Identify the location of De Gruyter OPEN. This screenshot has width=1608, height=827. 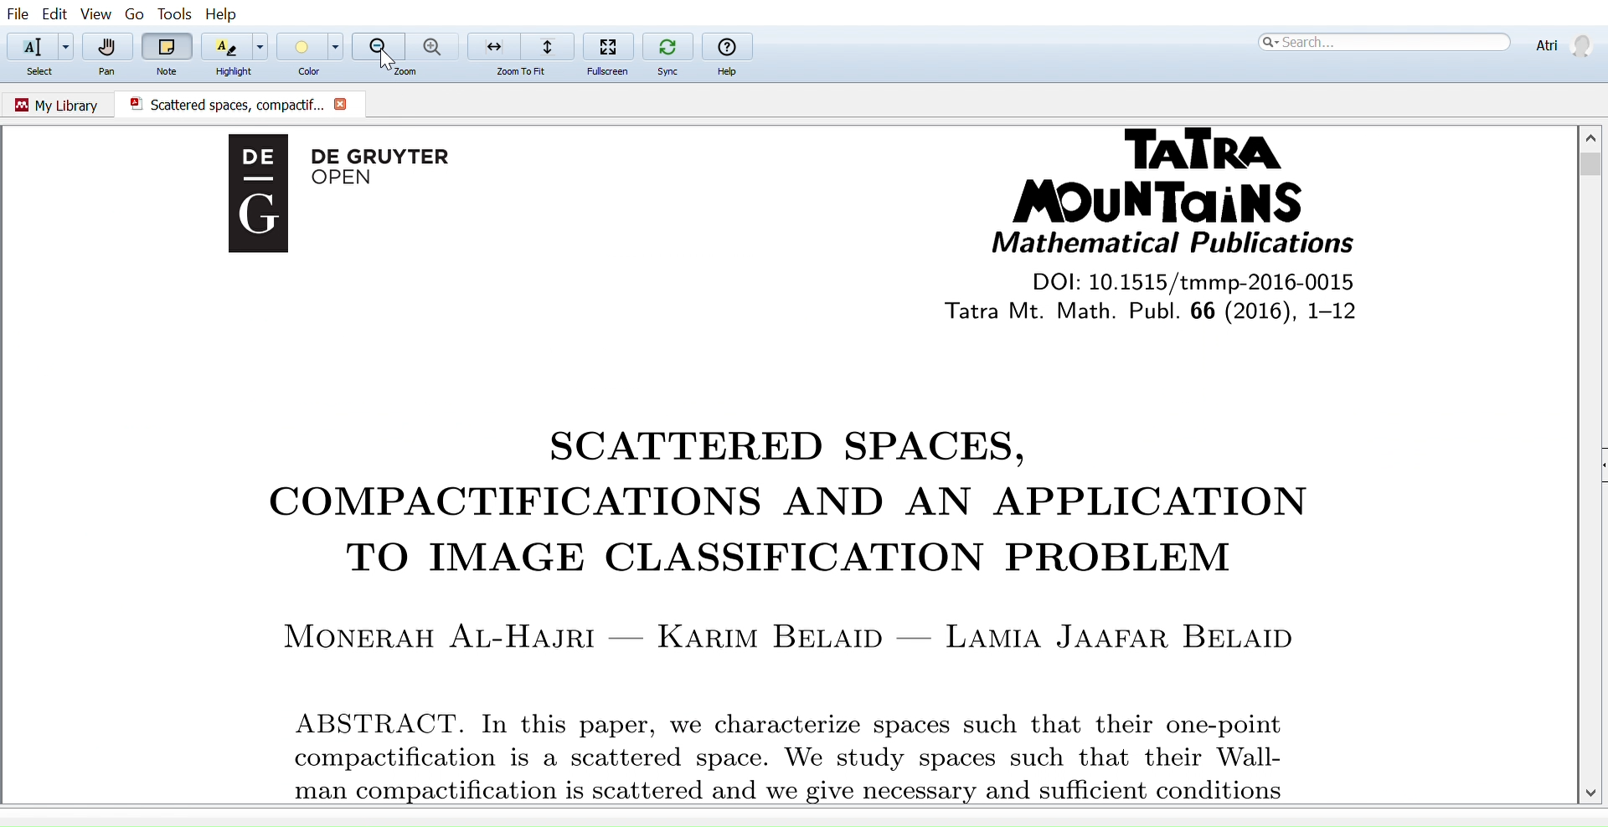
(380, 166).